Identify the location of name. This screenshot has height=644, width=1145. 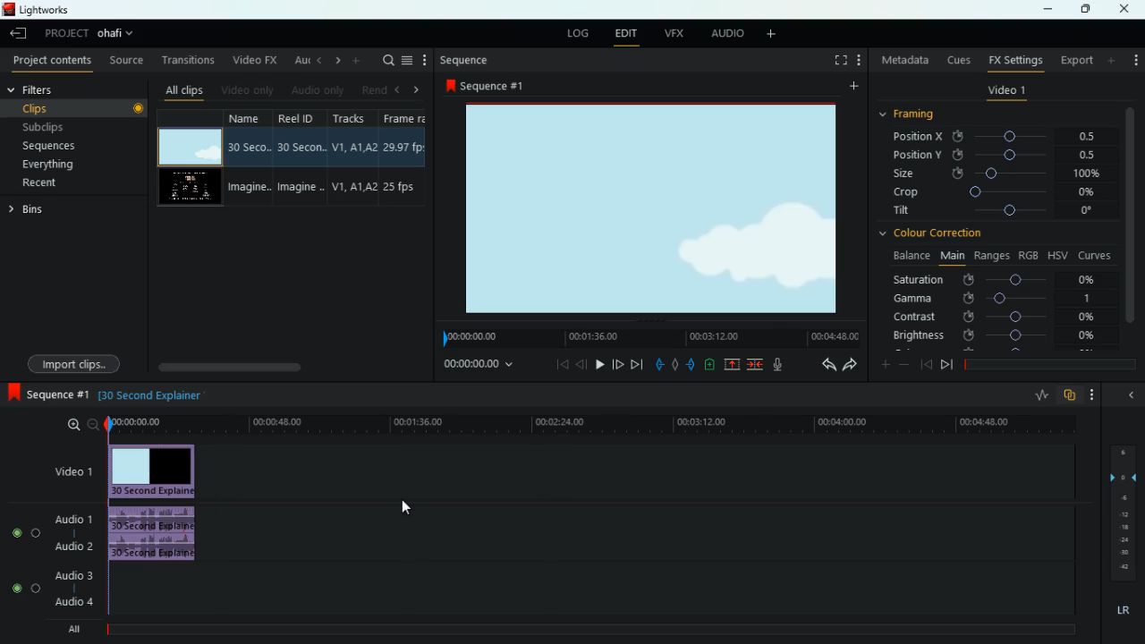
(251, 120).